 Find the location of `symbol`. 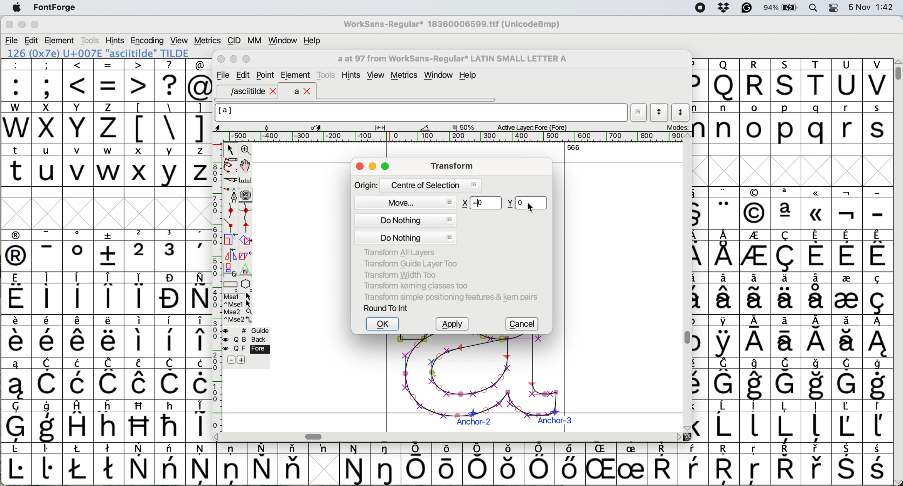

symbol is located at coordinates (724, 336).